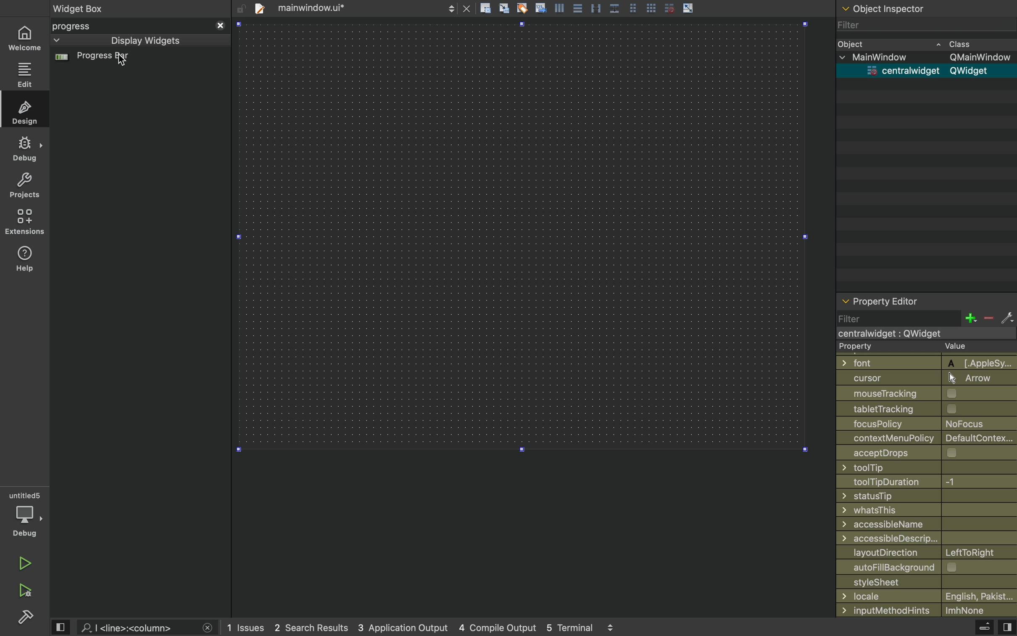  Describe the element at coordinates (25, 75) in the screenshot. I see `edit` at that location.